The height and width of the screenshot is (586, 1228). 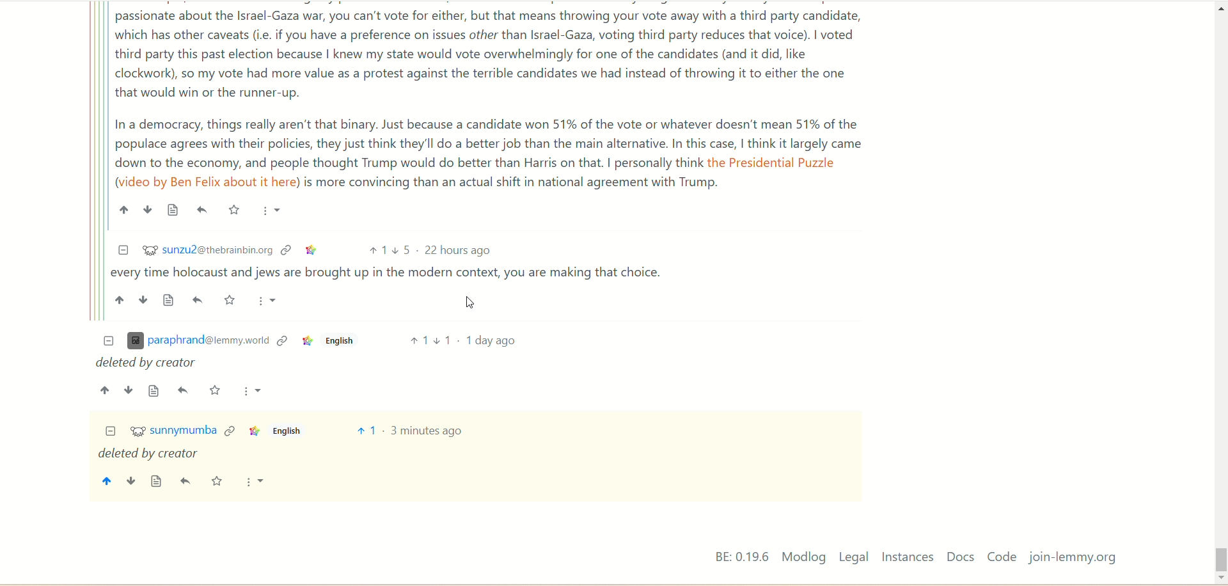 What do you see at coordinates (427, 431) in the screenshot?
I see `3 minutes ago` at bounding box center [427, 431].